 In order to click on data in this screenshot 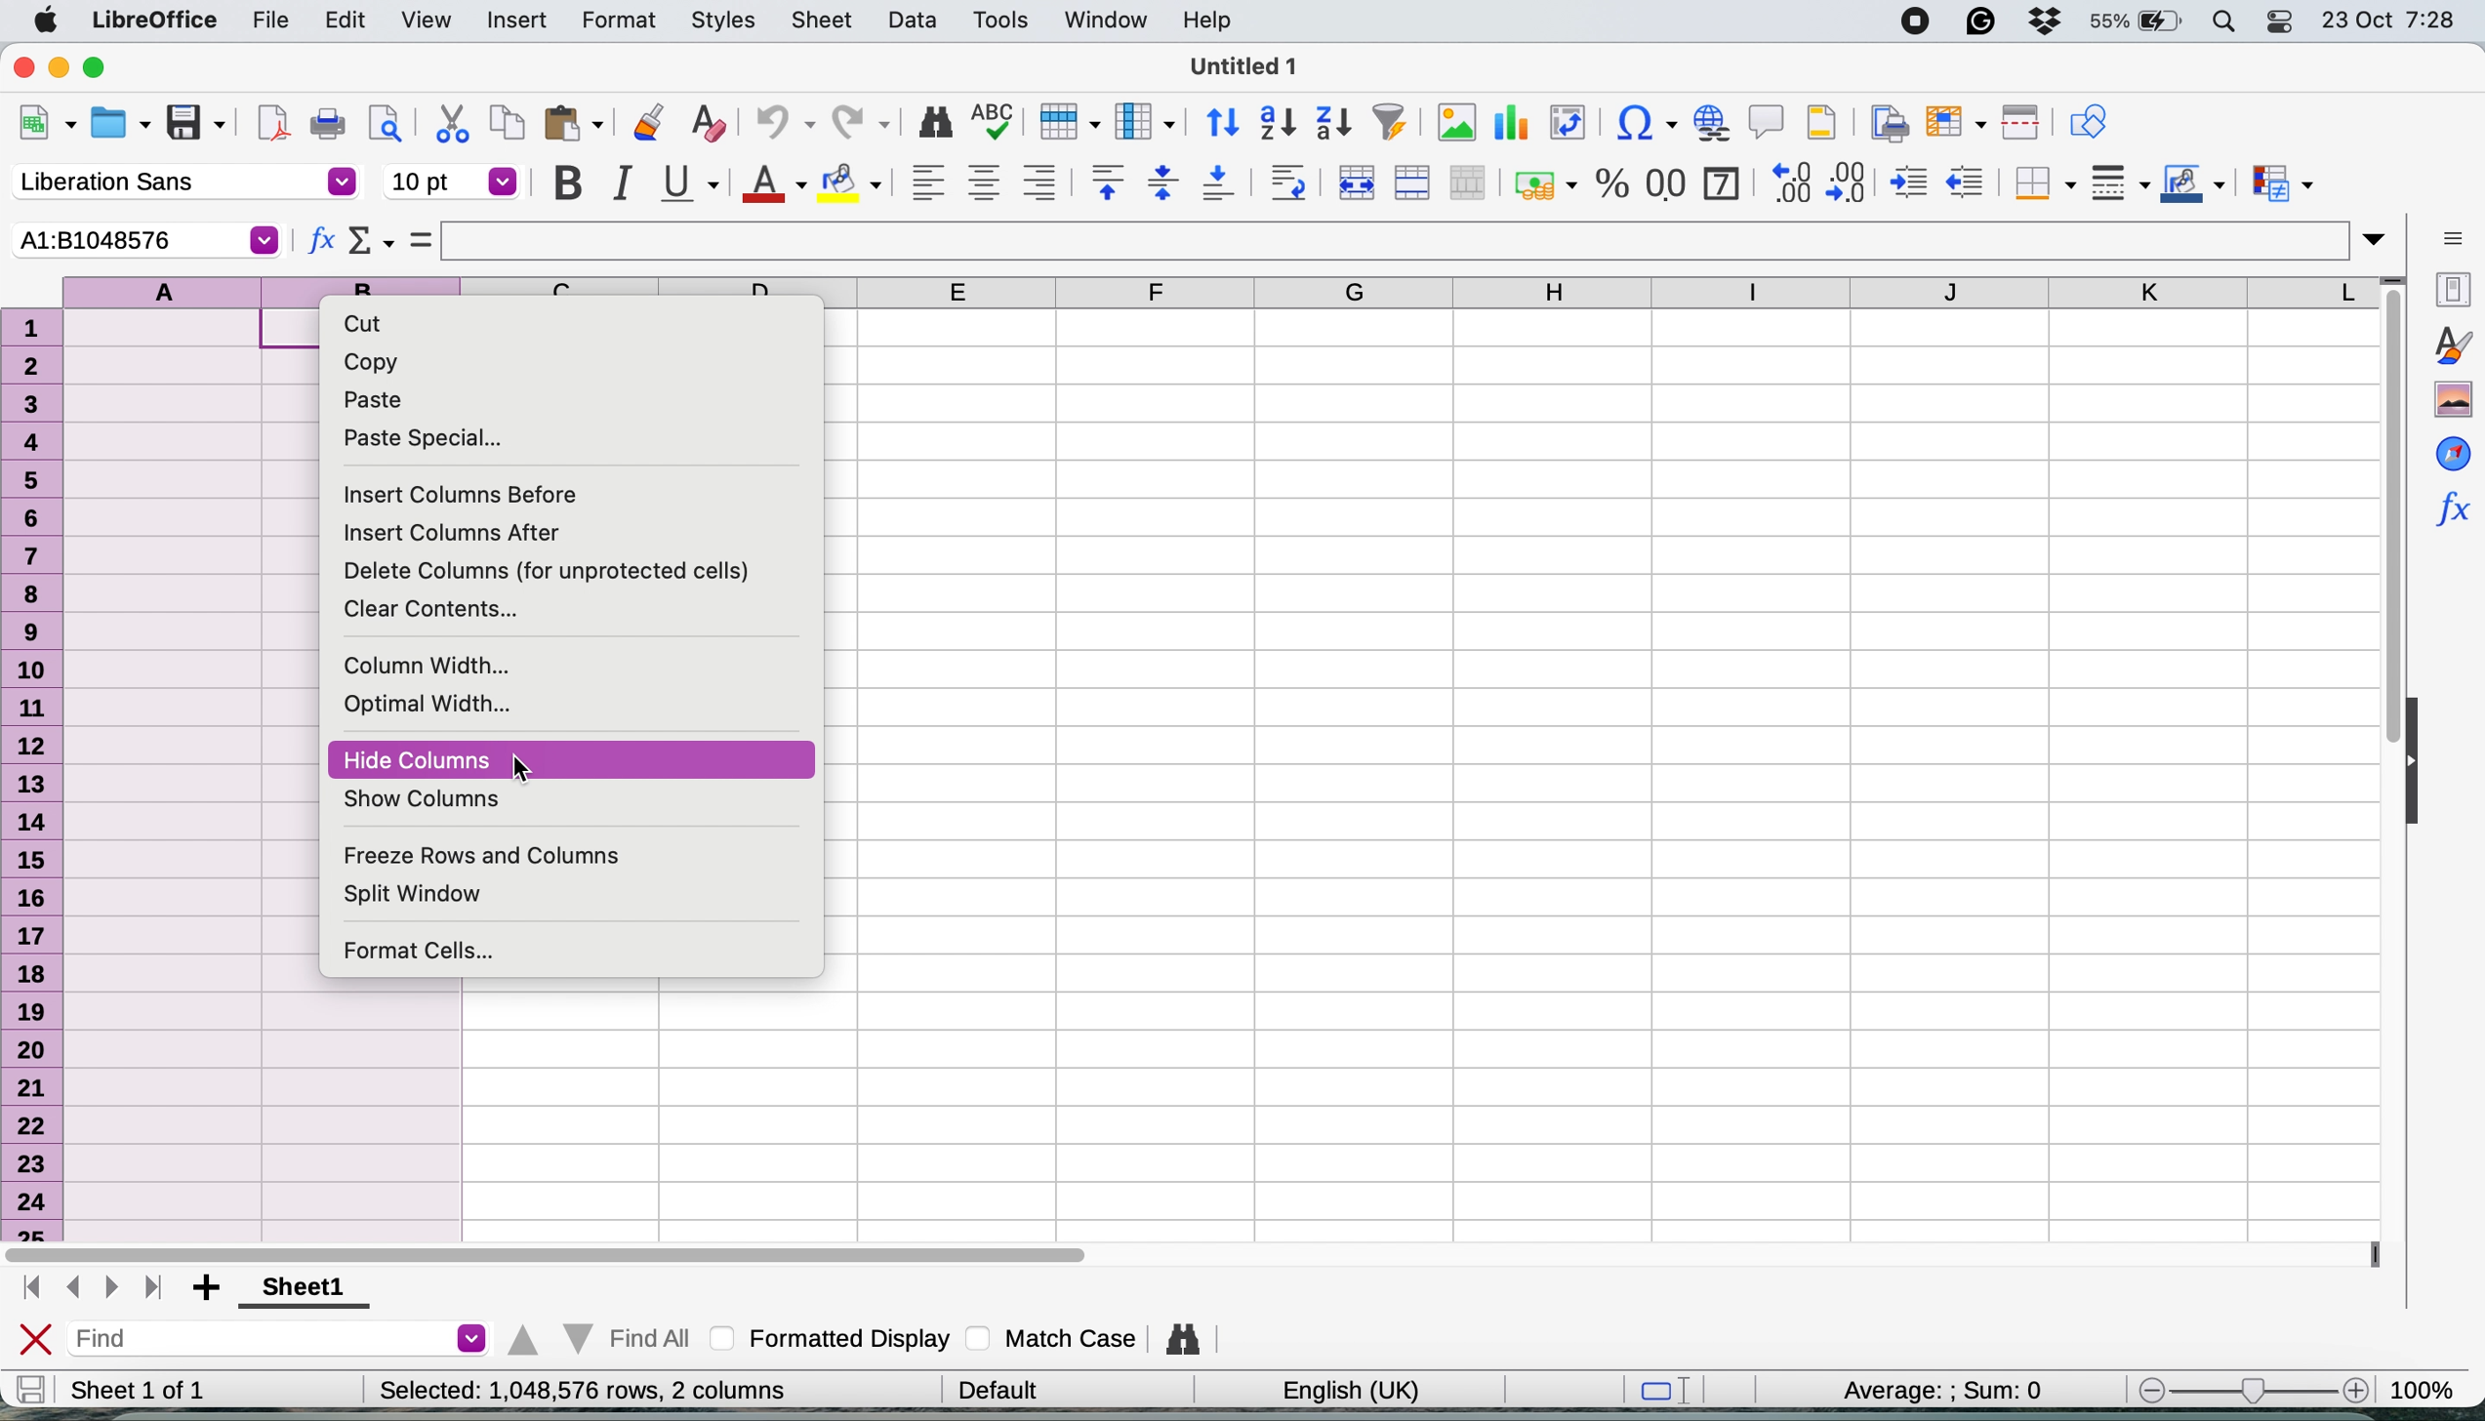, I will do `click(913, 24)`.